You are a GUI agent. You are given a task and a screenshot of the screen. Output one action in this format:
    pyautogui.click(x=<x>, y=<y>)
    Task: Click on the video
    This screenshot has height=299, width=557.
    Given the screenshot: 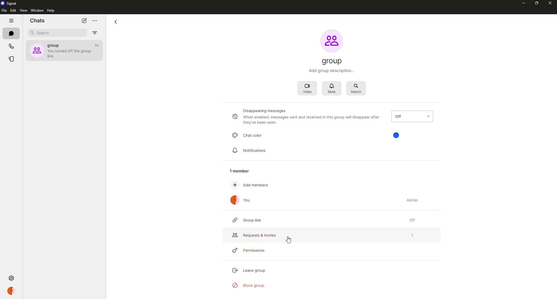 What is the action you would take?
    pyautogui.click(x=309, y=88)
    